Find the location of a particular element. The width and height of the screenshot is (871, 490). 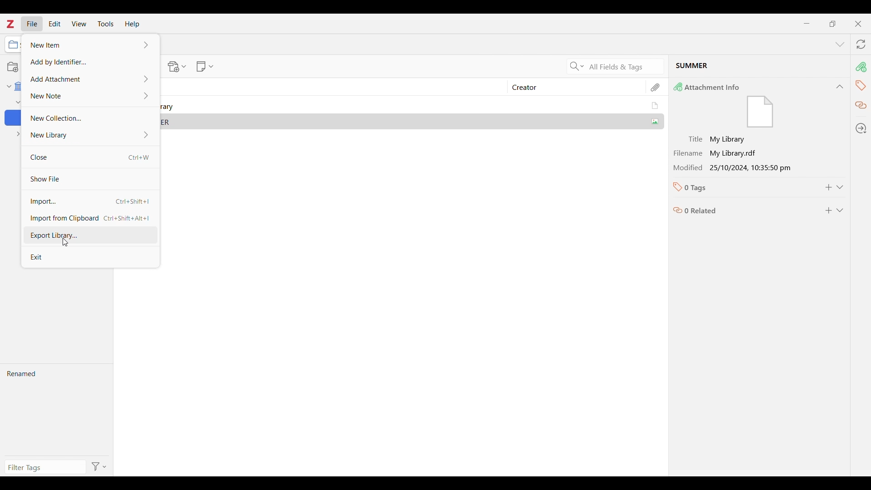

Export library is located at coordinates (88, 236).